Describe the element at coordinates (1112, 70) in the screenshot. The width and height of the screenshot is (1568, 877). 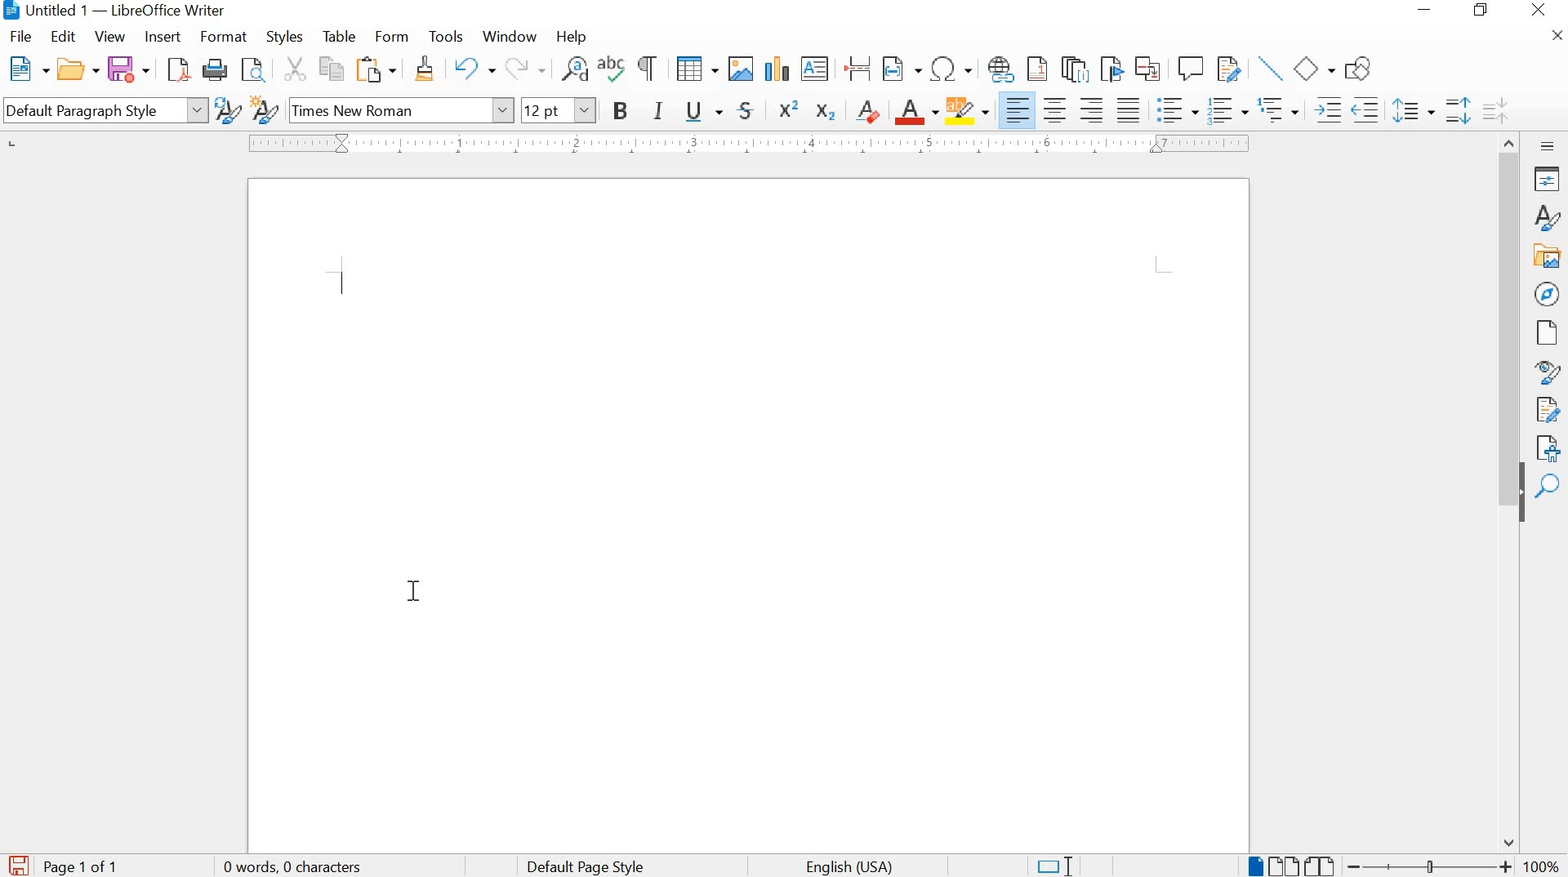
I see `INSERT BOOKMARK` at that location.